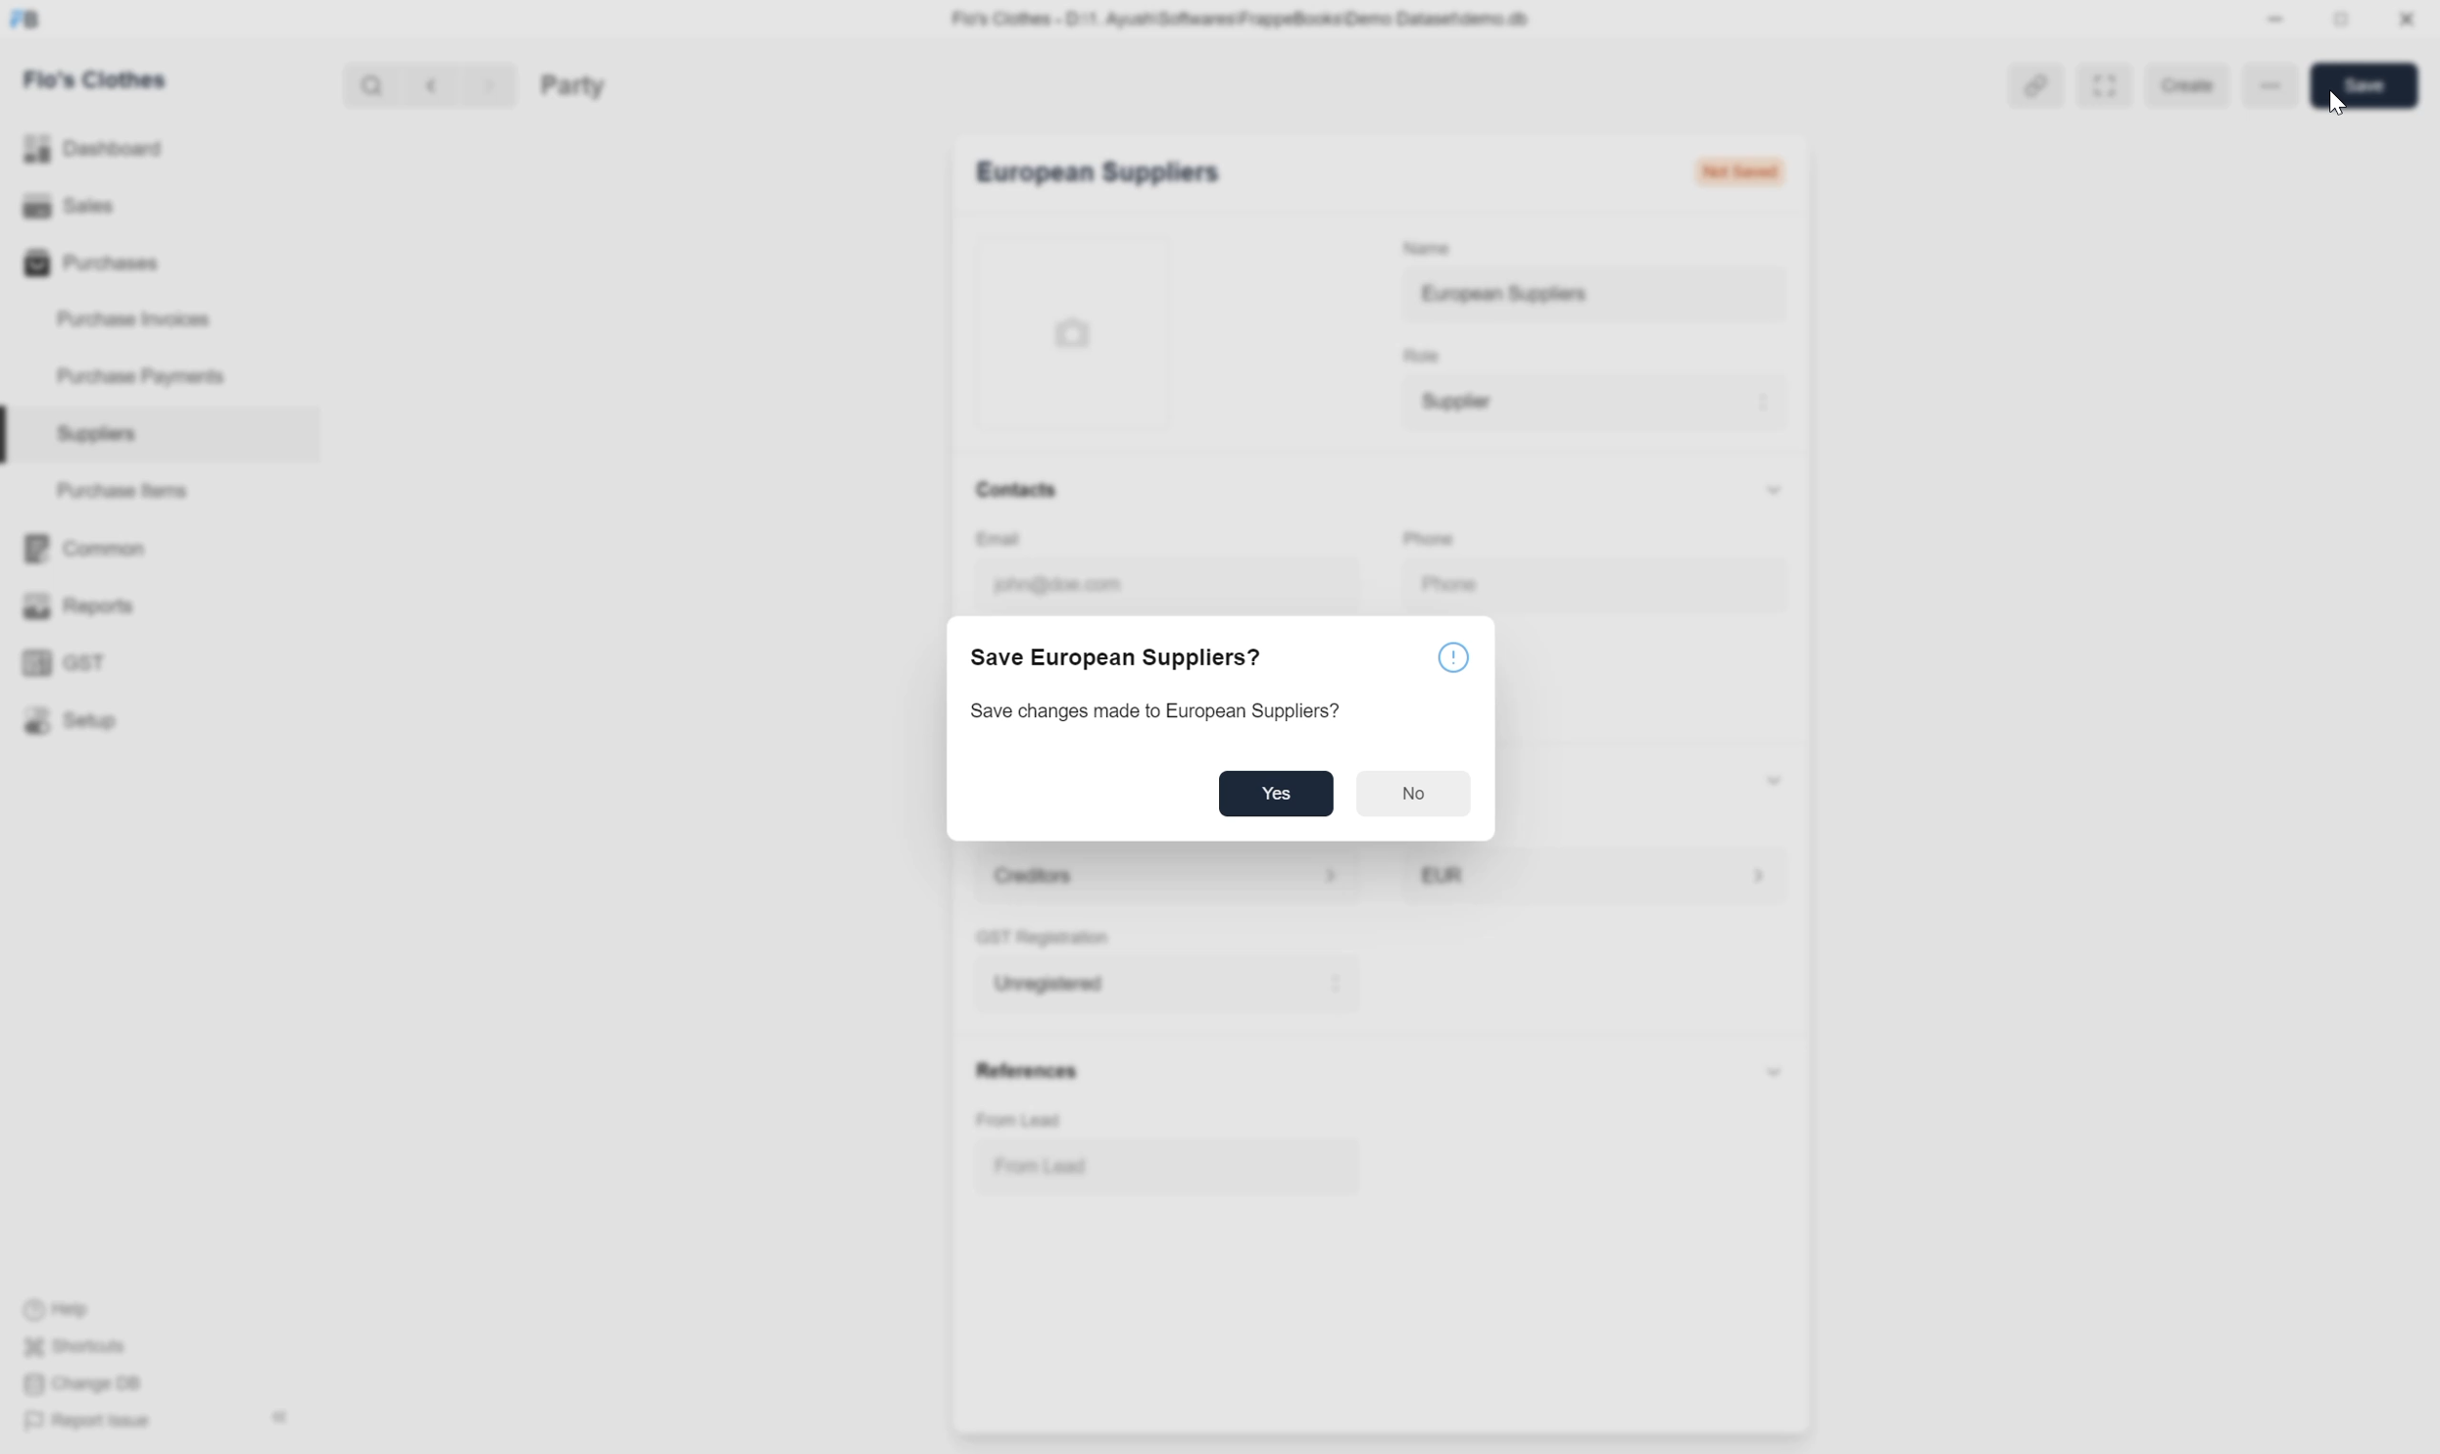  What do you see at coordinates (129, 320) in the screenshot?
I see `purchase invoices` at bounding box center [129, 320].